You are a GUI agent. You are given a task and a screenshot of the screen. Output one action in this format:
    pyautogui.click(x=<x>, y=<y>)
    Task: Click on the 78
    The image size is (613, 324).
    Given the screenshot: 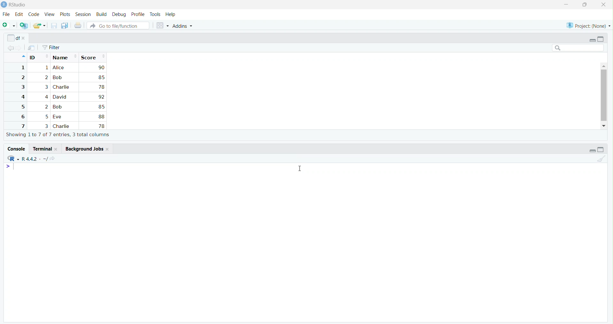 What is the action you would take?
    pyautogui.click(x=101, y=87)
    